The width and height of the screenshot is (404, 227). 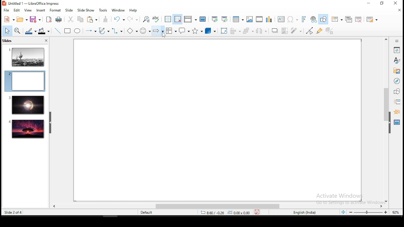 What do you see at coordinates (397, 60) in the screenshot?
I see `styles` at bounding box center [397, 60].